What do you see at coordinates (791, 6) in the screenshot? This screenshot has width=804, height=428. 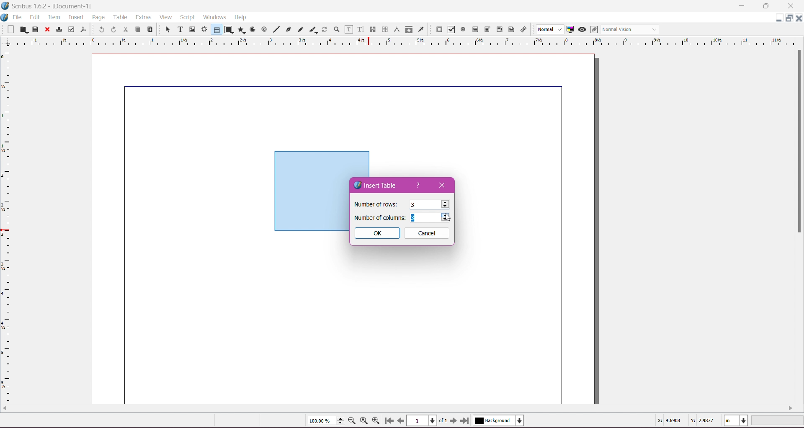 I see `Close` at bounding box center [791, 6].